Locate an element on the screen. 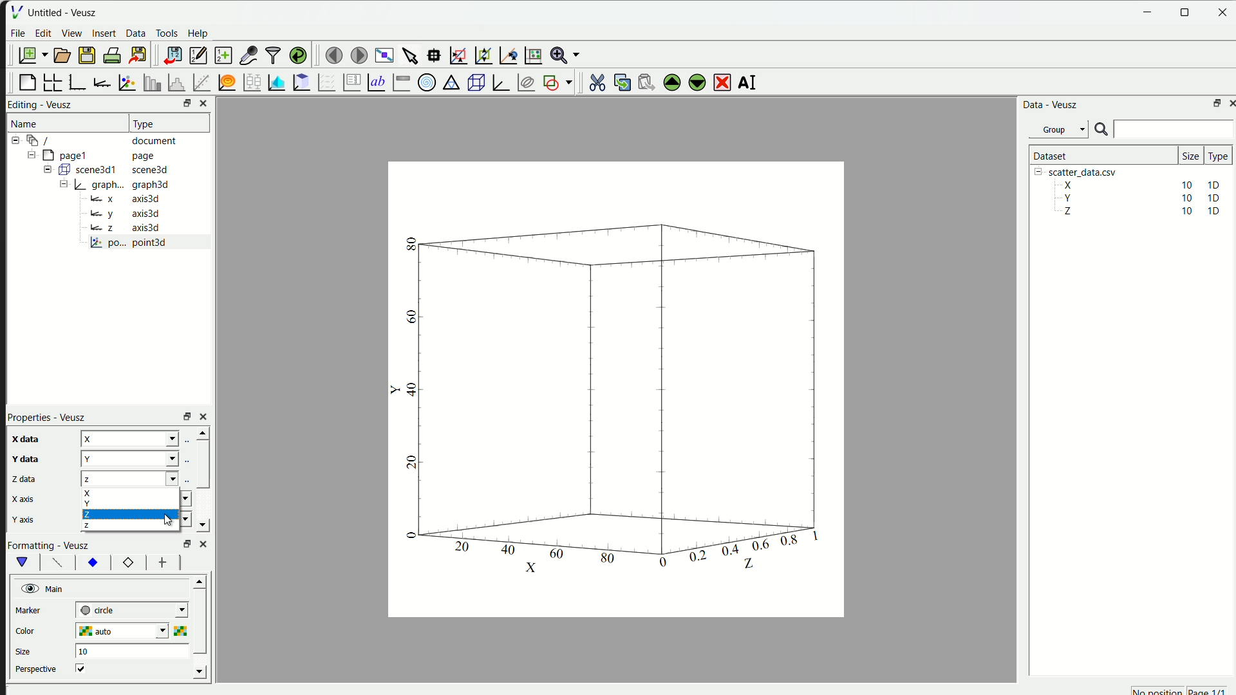 The image size is (1236, 695). Ternary Graph is located at coordinates (449, 82).